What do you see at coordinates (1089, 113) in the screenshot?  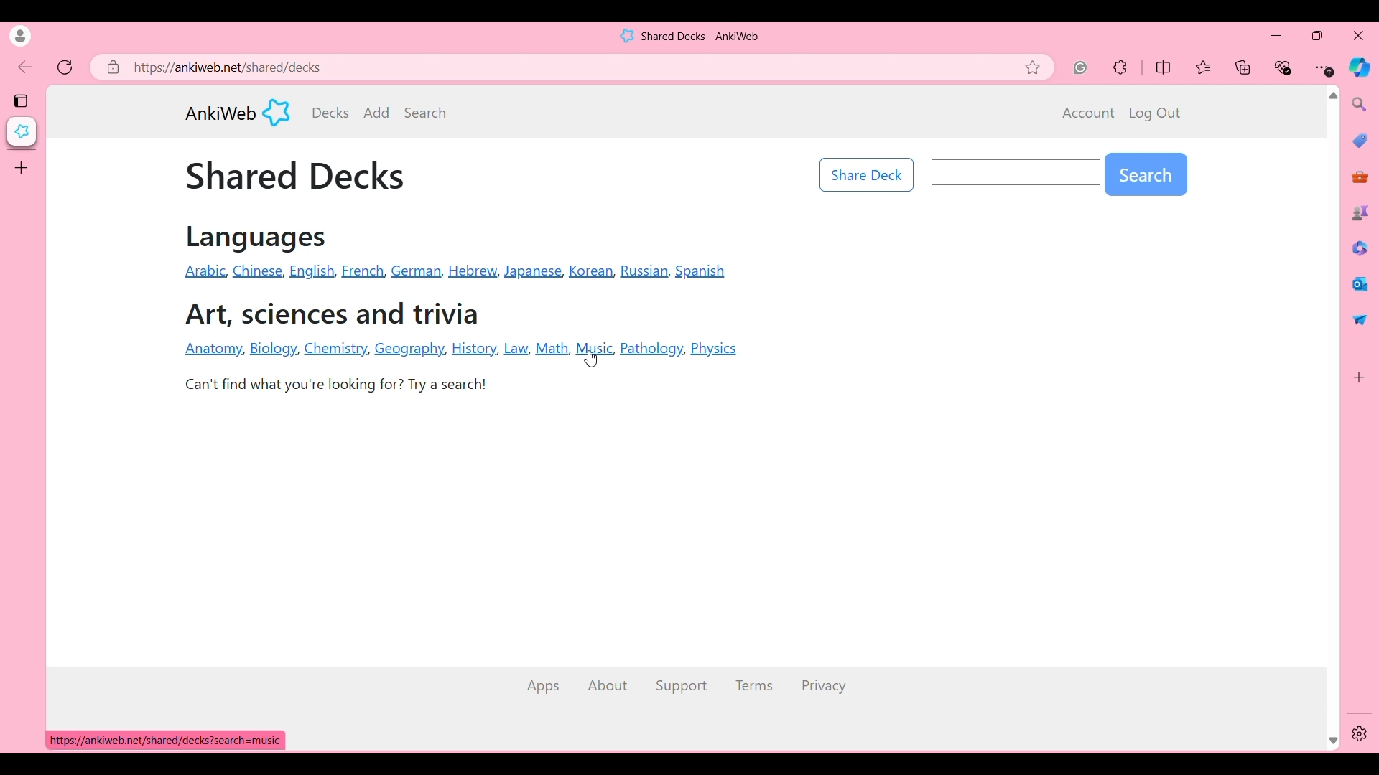 I see `Account` at bounding box center [1089, 113].